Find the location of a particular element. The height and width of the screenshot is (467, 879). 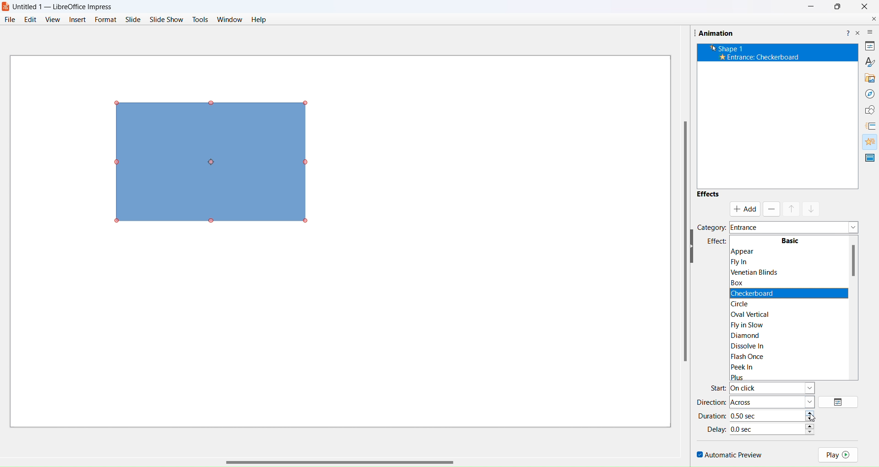

help is located at coordinates (847, 32).